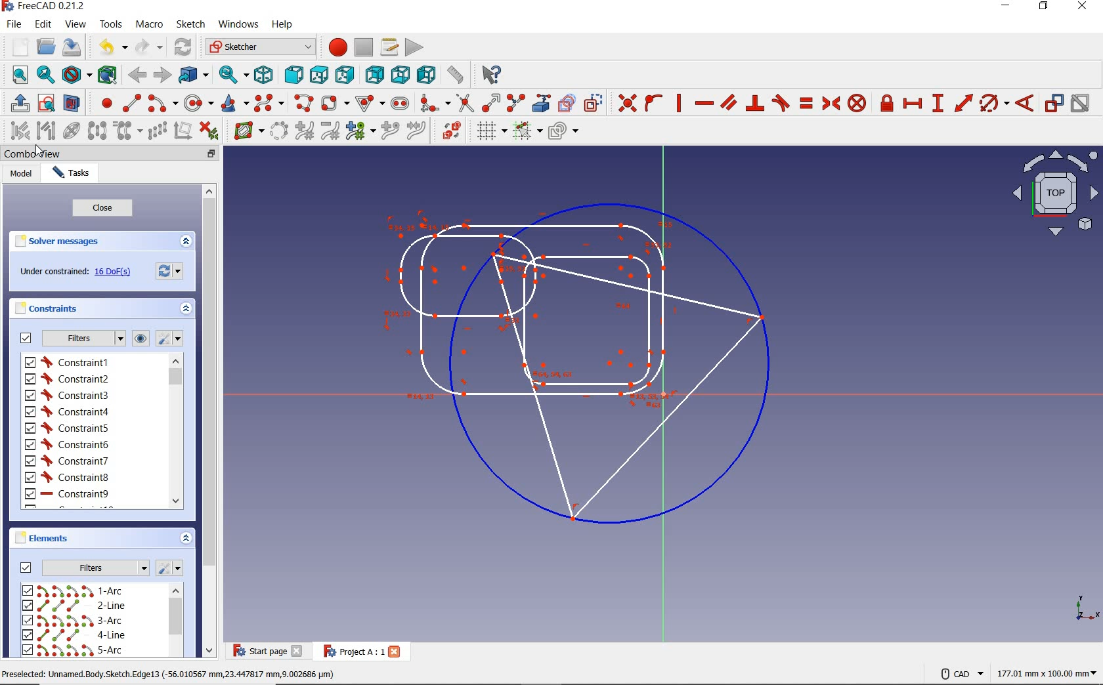  I want to click on start page, so click(258, 652).